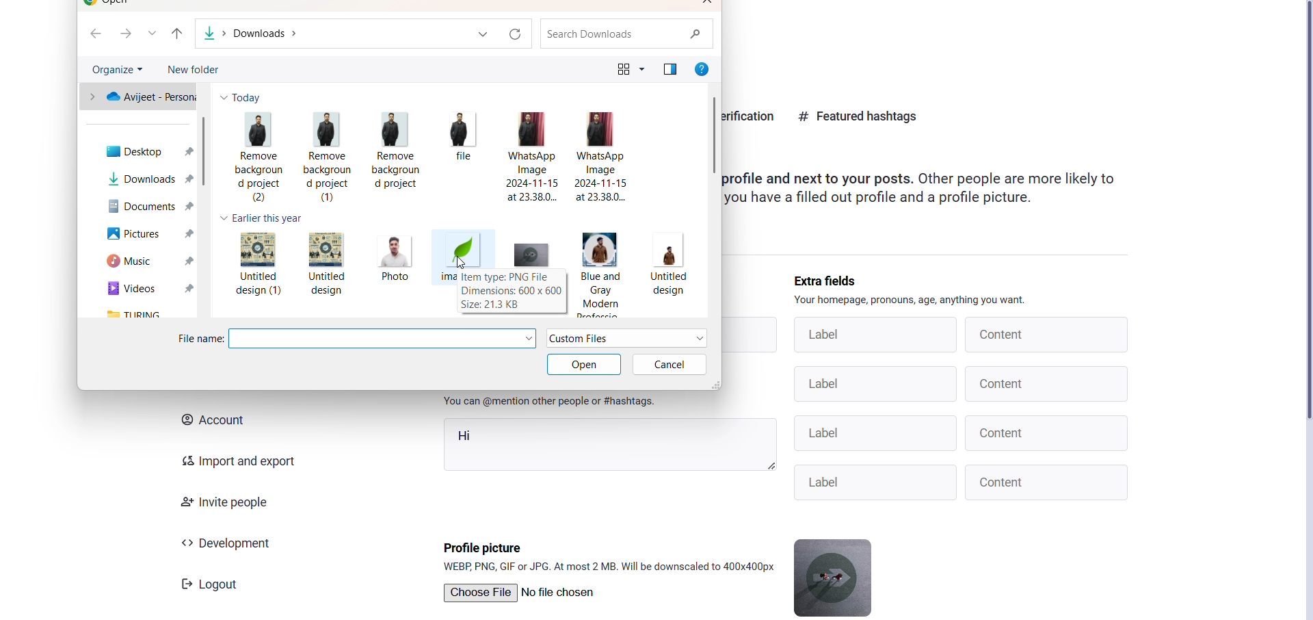 The width and height of the screenshot is (1313, 620). Describe the element at coordinates (118, 68) in the screenshot. I see `organize` at that location.